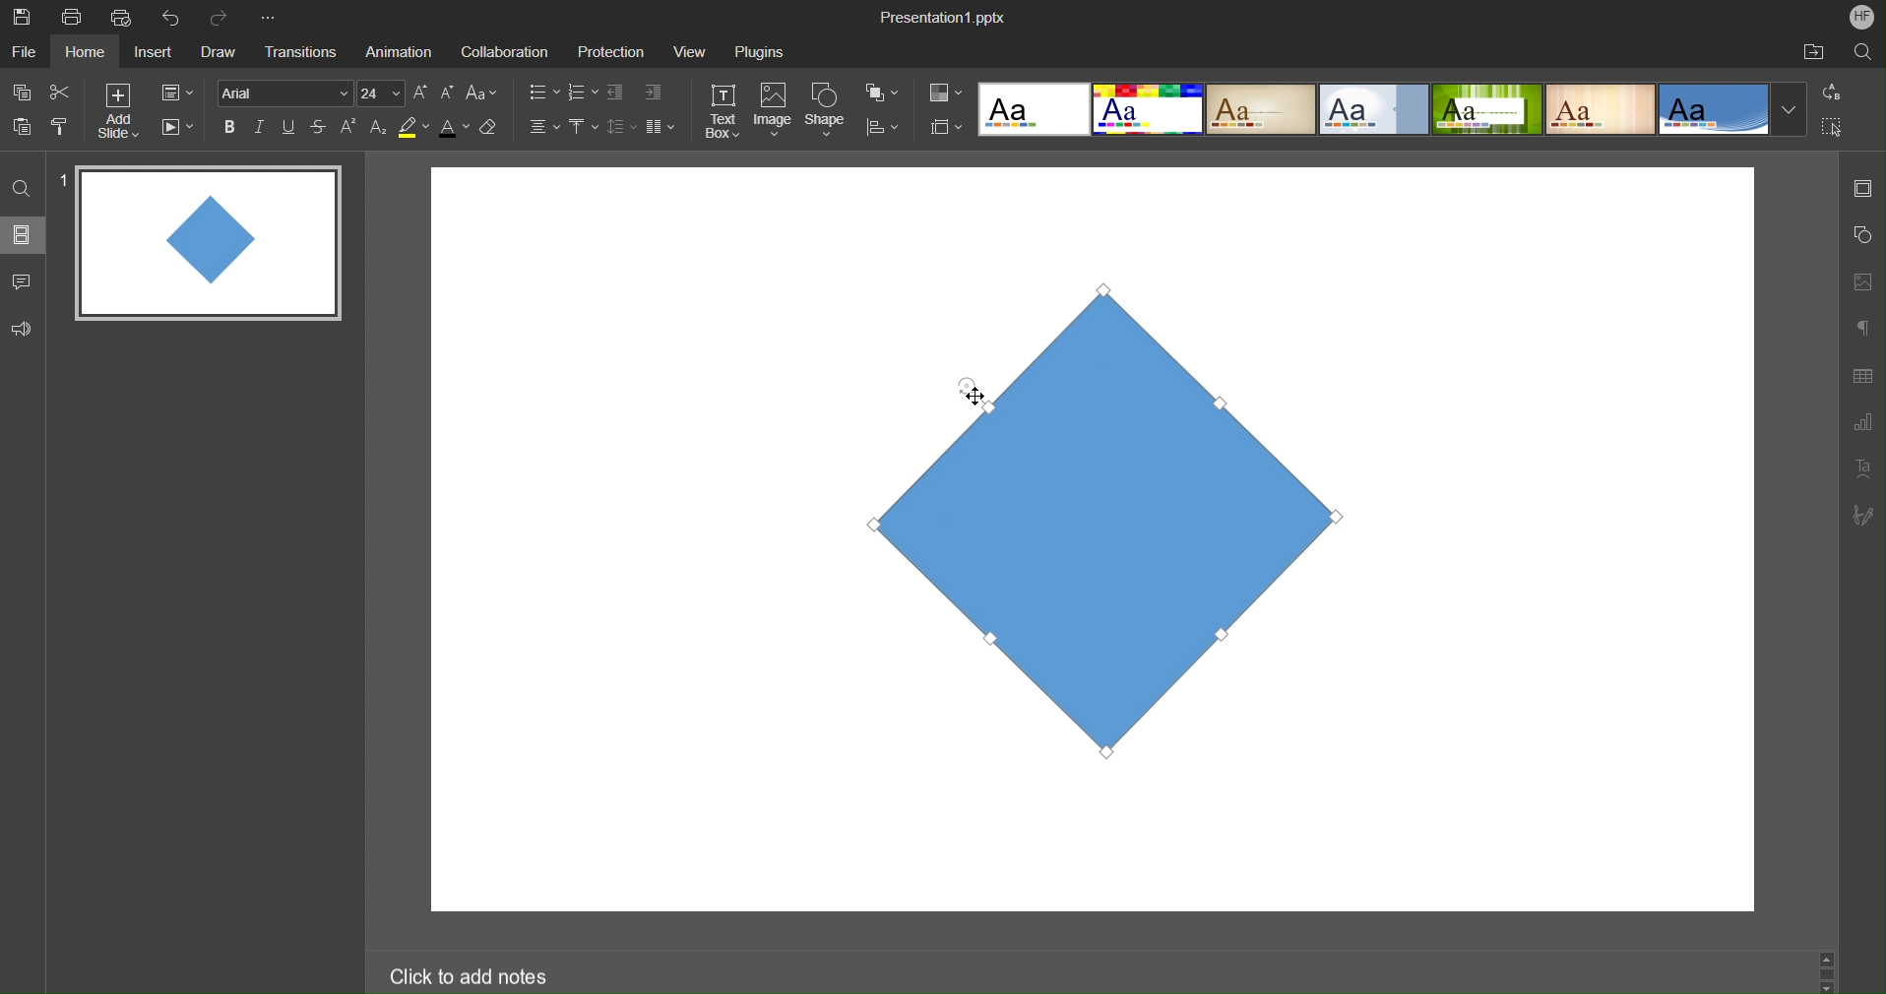 This screenshot has height=994, width=1886. What do you see at coordinates (491, 128) in the screenshot?
I see `Erase Style` at bounding box center [491, 128].